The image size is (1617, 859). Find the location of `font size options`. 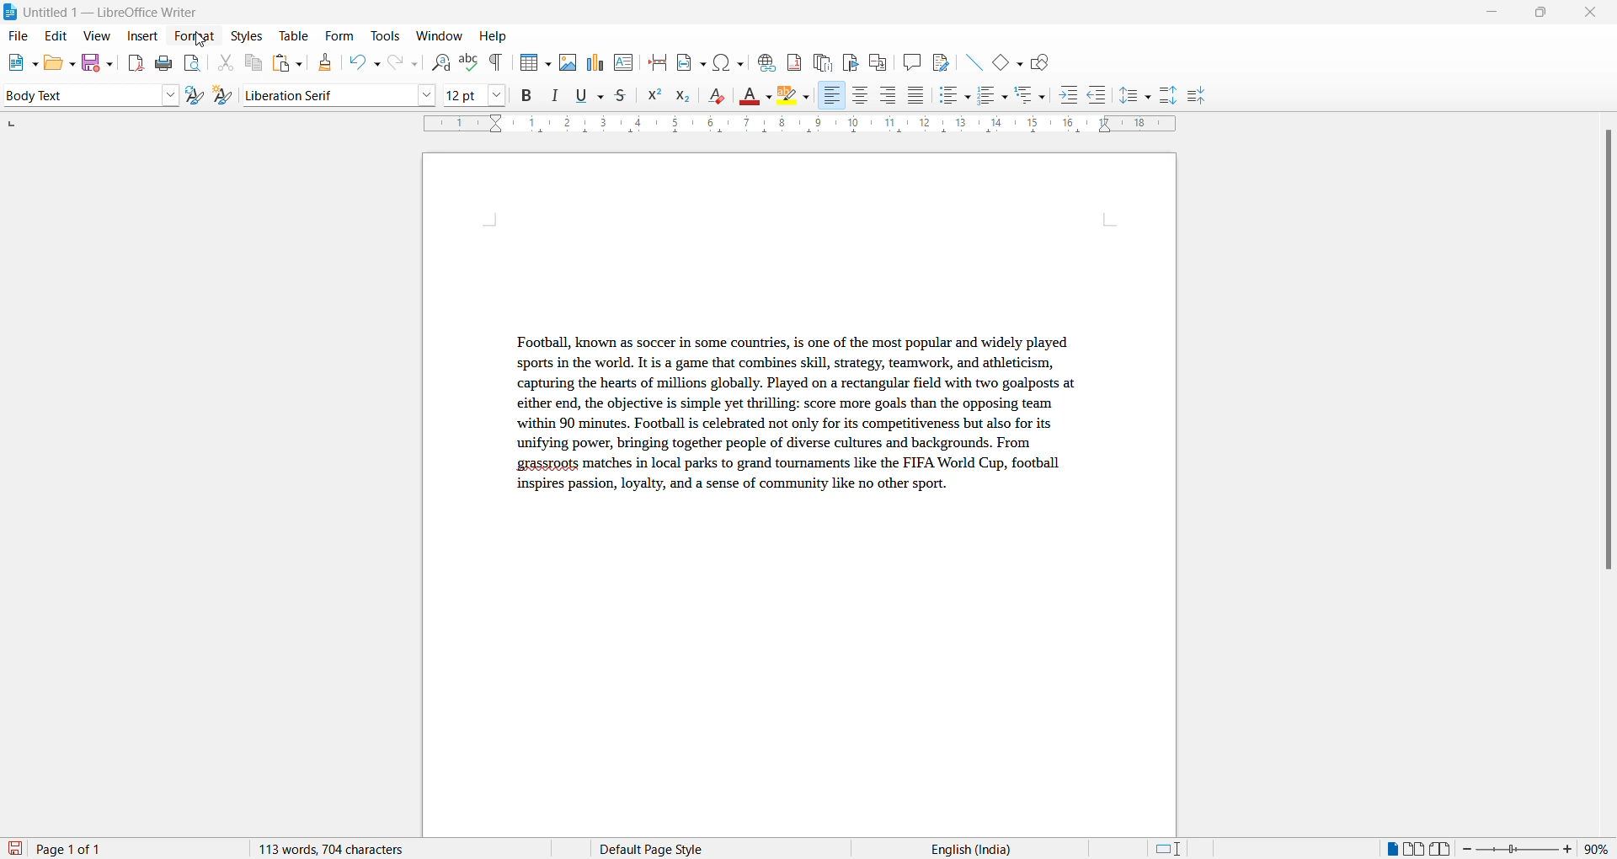

font size options is located at coordinates (498, 94).